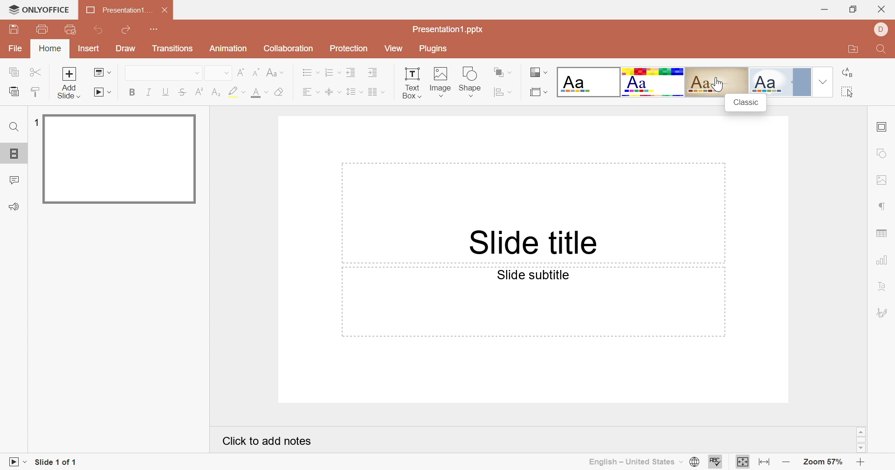  What do you see at coordinates (98, 28) in the screenshot?
I see `Undo` at bounding box center [98, 28].